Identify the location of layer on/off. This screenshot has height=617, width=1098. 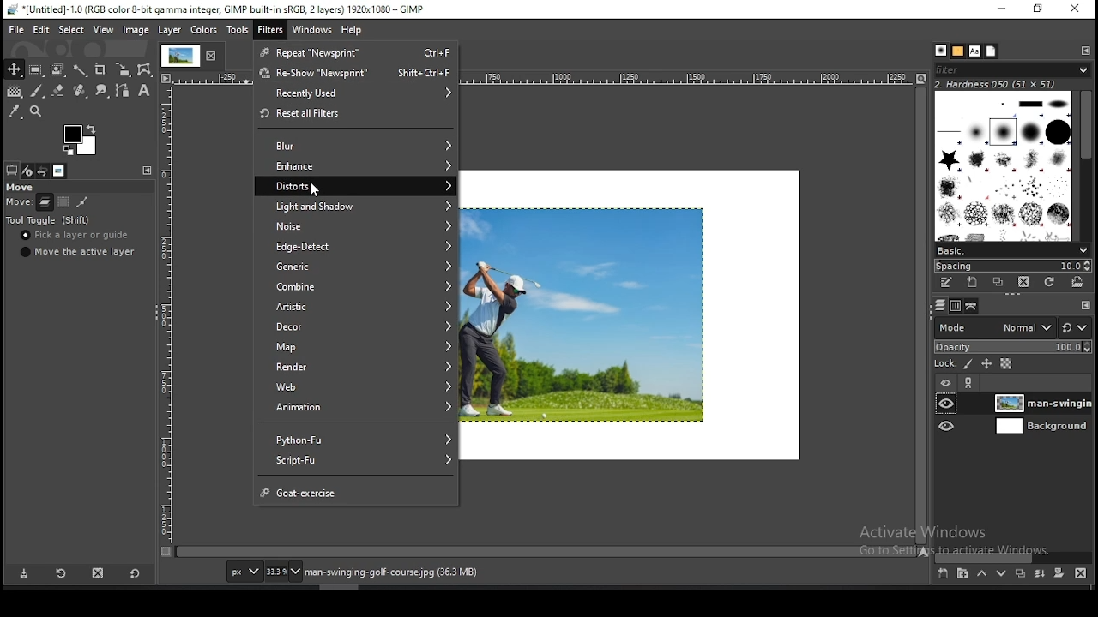
(946, 381).